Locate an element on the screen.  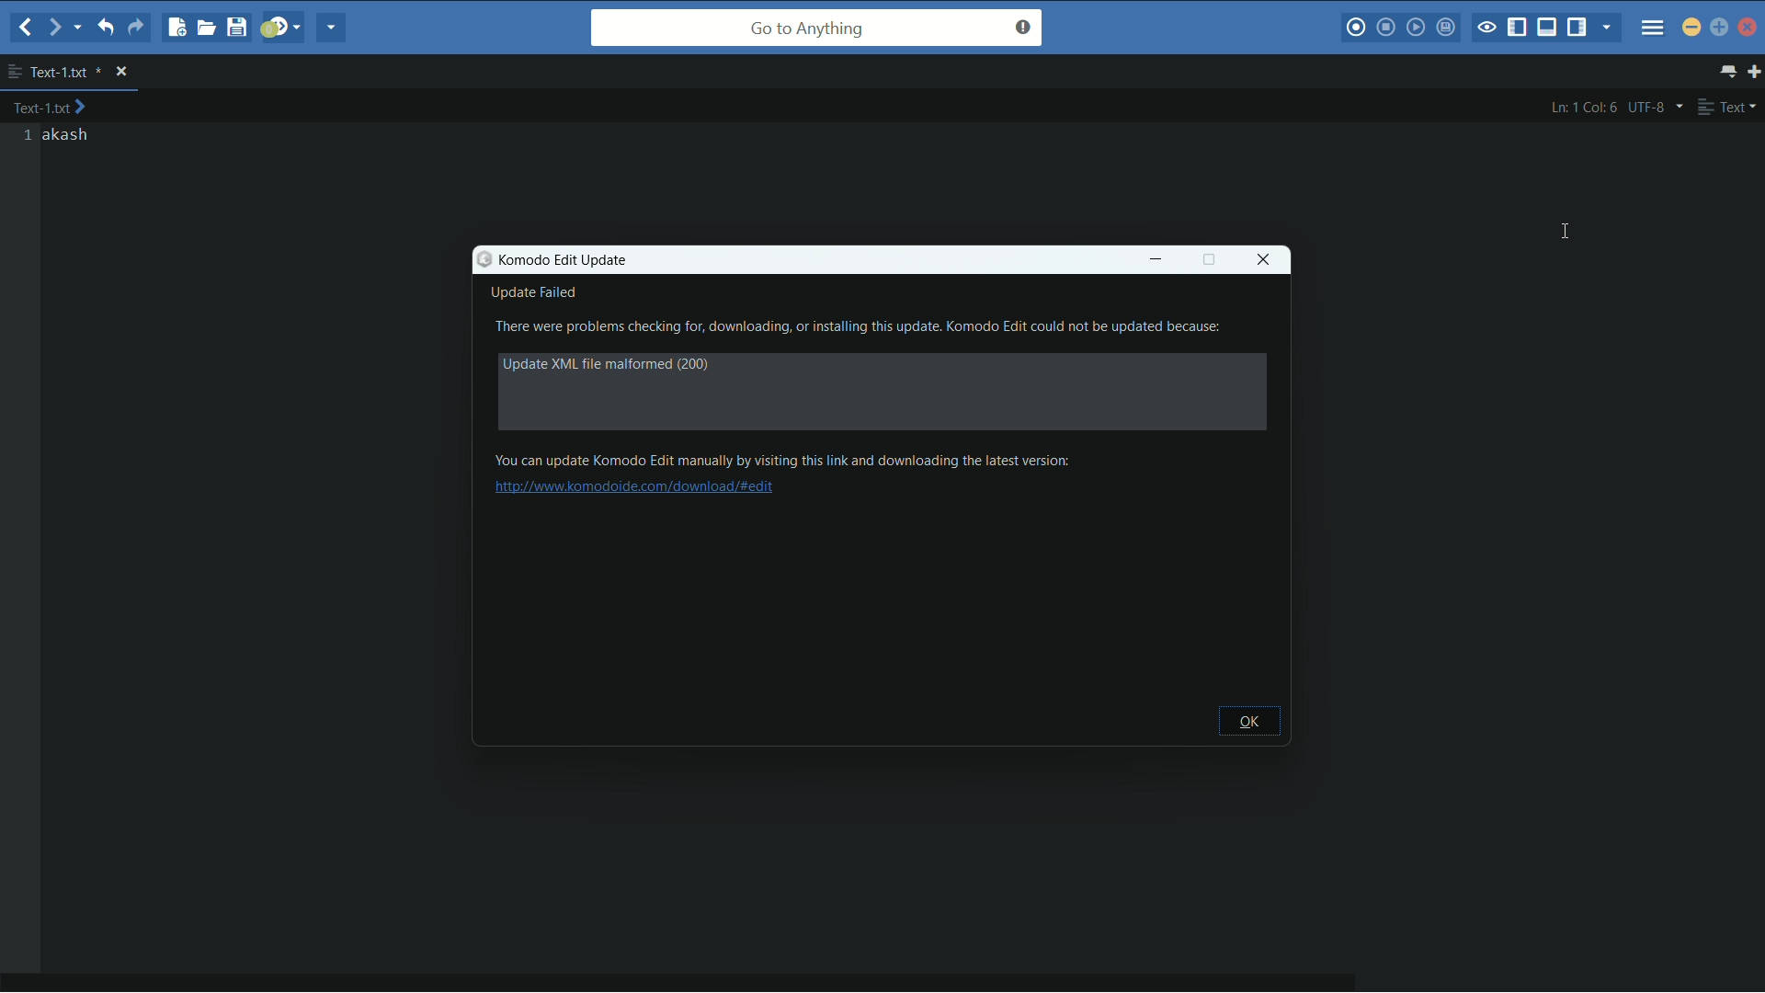
link to update komodo edit is located at coordinates (638, 487).